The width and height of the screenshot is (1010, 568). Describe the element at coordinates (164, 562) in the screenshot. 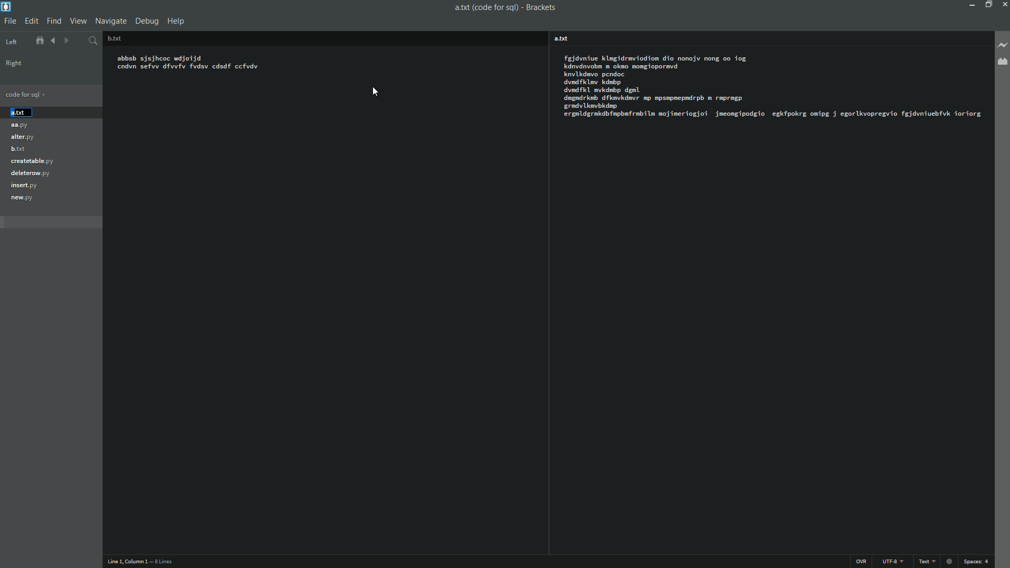

I see `Number of lines` at that location.